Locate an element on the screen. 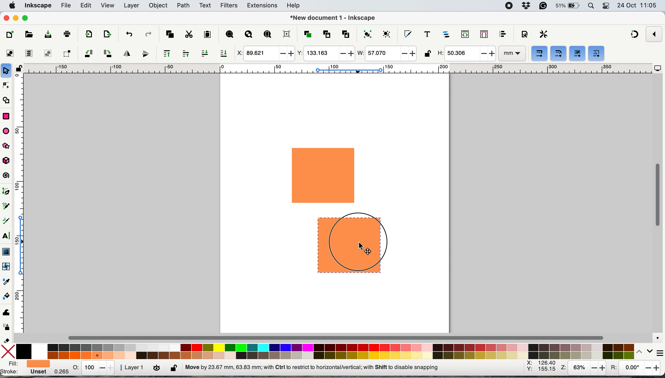 Image resolution: width=665 pixels, height=378 pixels. open is located at coordinates (28, 35).